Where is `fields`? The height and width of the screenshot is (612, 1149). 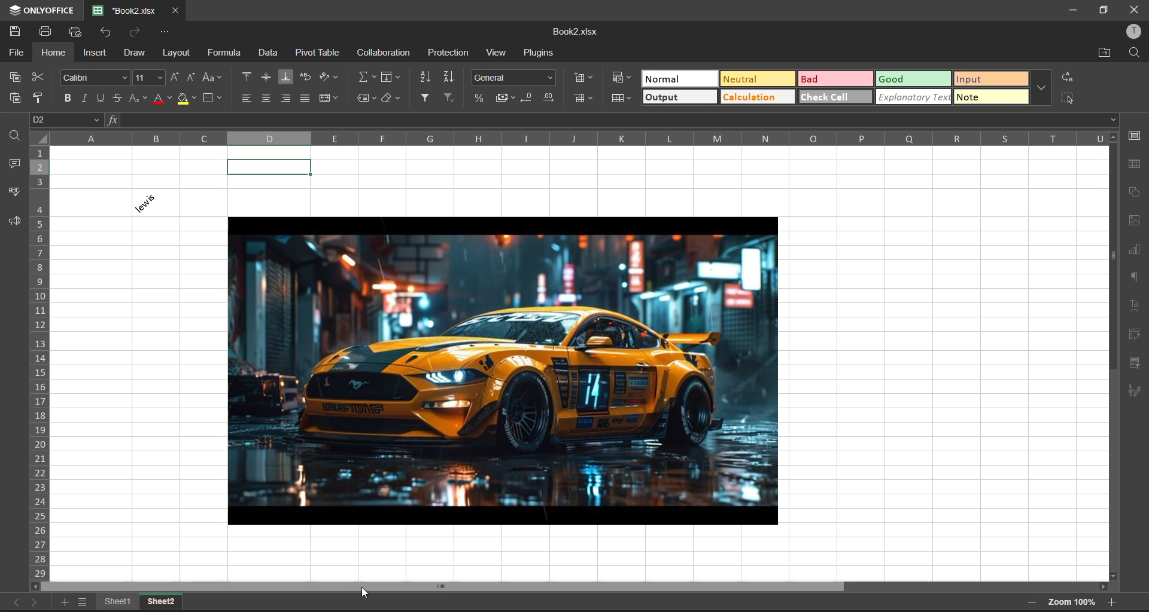 fields is located at coordinates (390, 77).